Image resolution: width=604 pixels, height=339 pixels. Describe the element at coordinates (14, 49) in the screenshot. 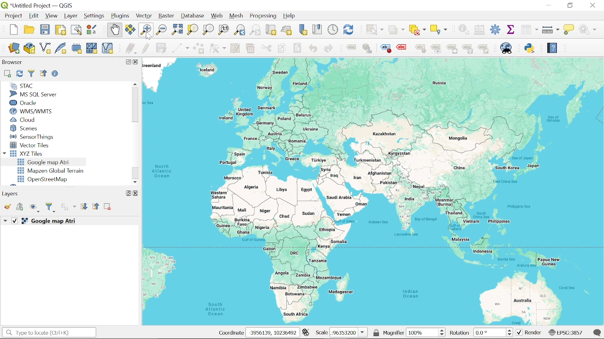

I see `Open data source mang` at that location.